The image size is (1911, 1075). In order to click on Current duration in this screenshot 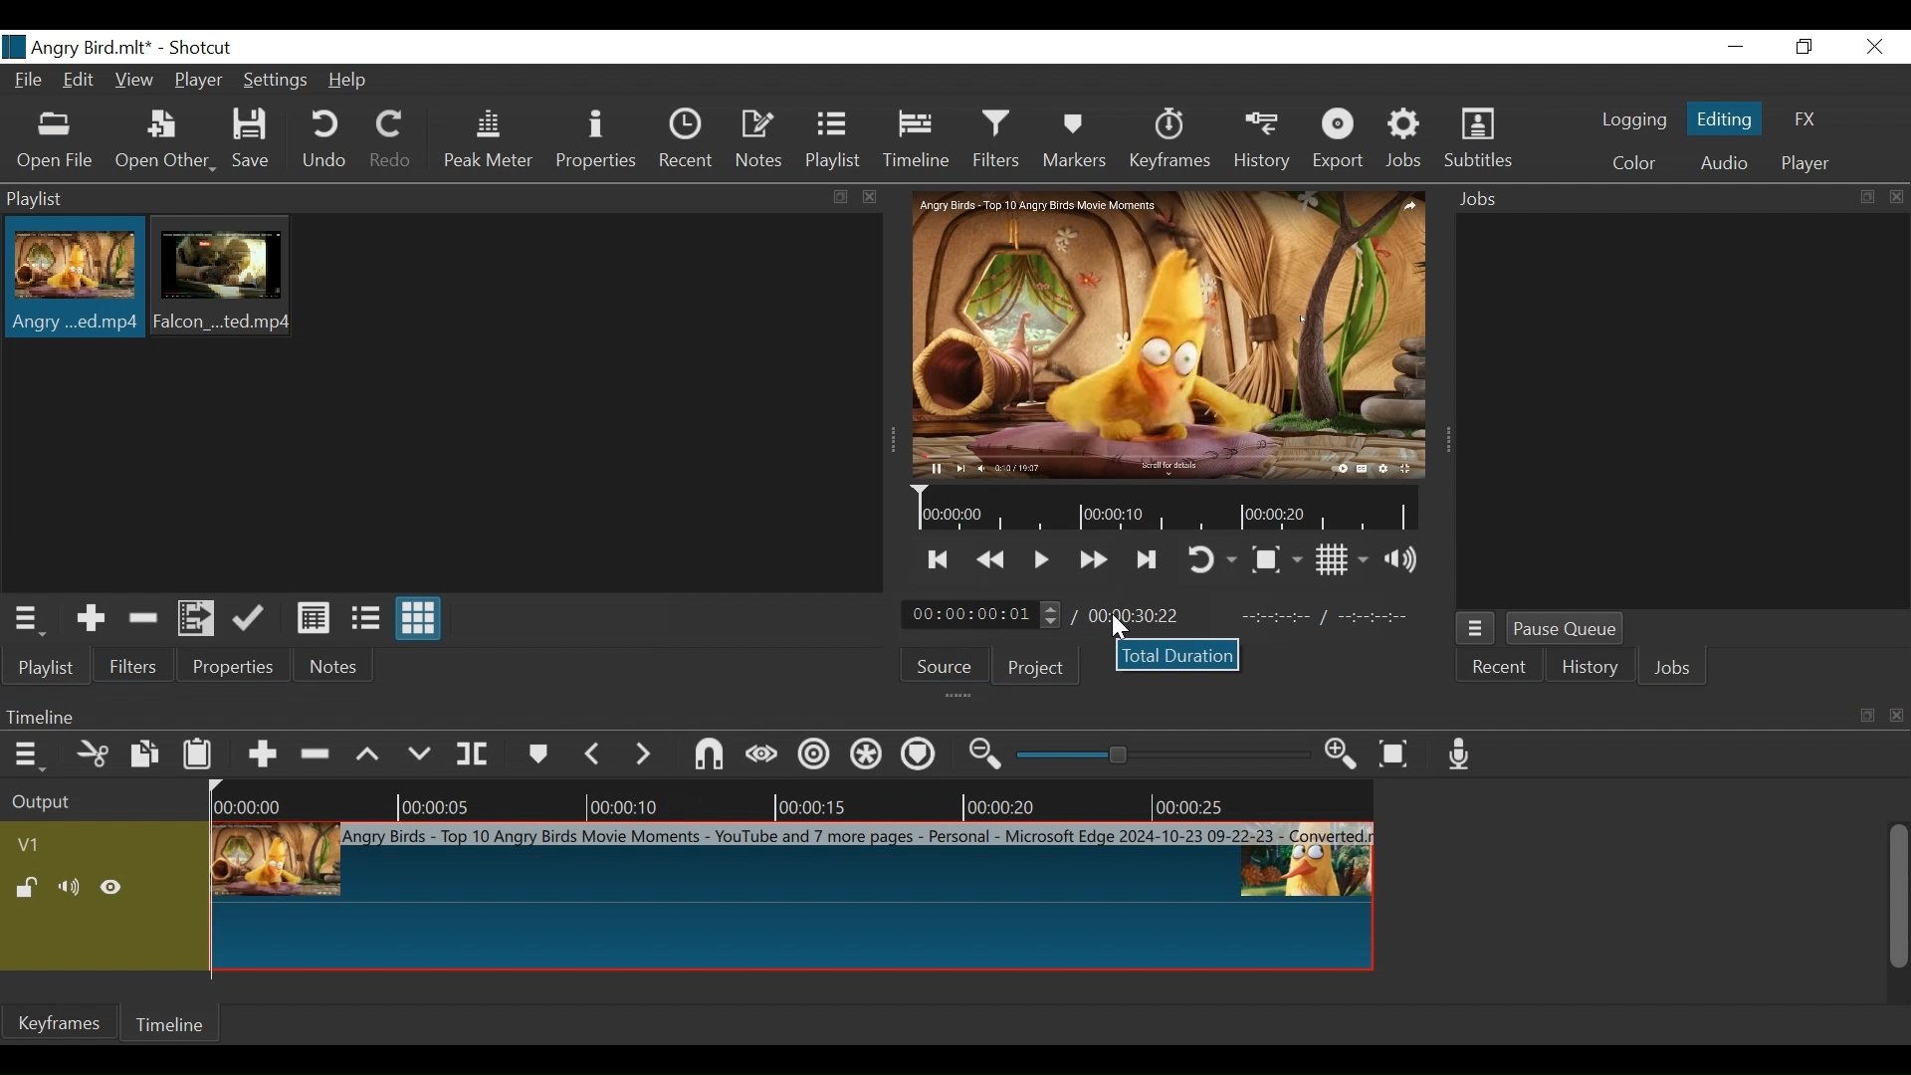, I will do `click(981, 614)`.